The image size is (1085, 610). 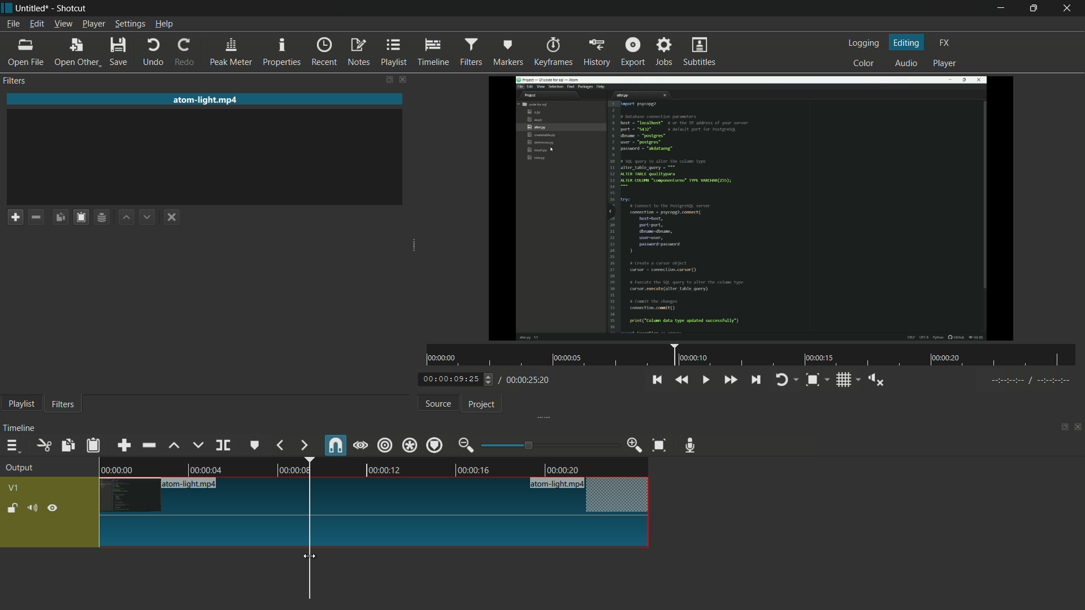 What do you see at coordinates (455, 380) in the screenshot?
I see `current time` at bounding box center [455, 380].